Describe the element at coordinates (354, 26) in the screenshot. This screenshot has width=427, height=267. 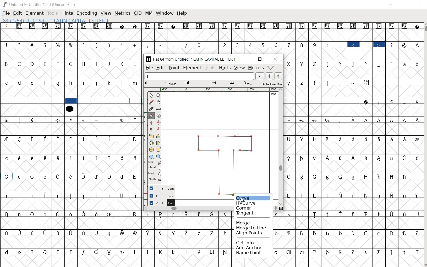
I see `Symbol` at that location.